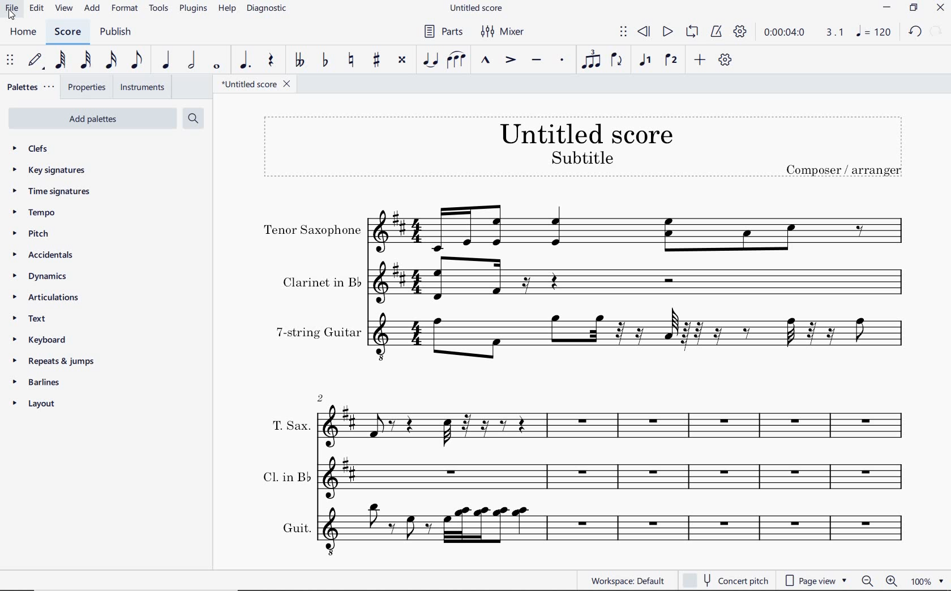 This screenshot has width=951, height=591. What do you see at coordinates (267, 9) in the screenshot?
I see `DIAGNOSTIC` at bounding box center [267, 9].